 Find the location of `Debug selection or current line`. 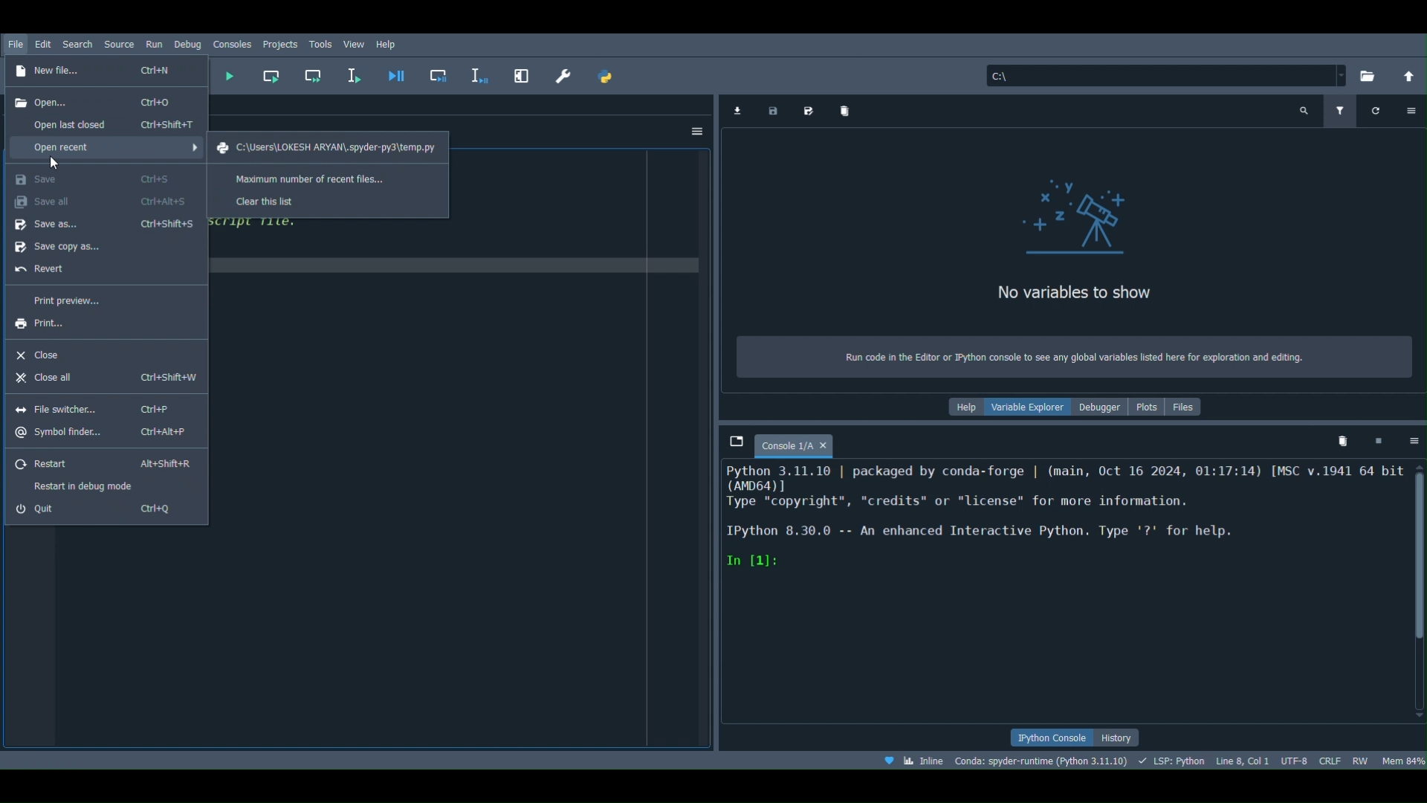

Debug selection or current line is located at coordinates (476, 74).